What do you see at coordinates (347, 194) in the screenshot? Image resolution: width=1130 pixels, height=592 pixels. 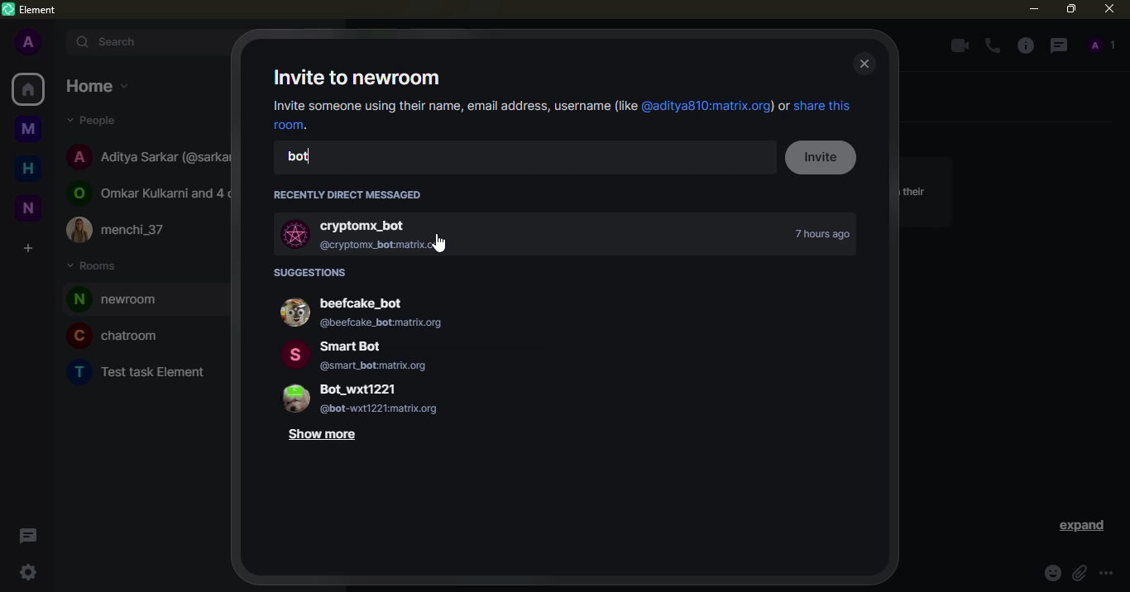 I see `recently direct messaged` at bounding box center [347, 194].